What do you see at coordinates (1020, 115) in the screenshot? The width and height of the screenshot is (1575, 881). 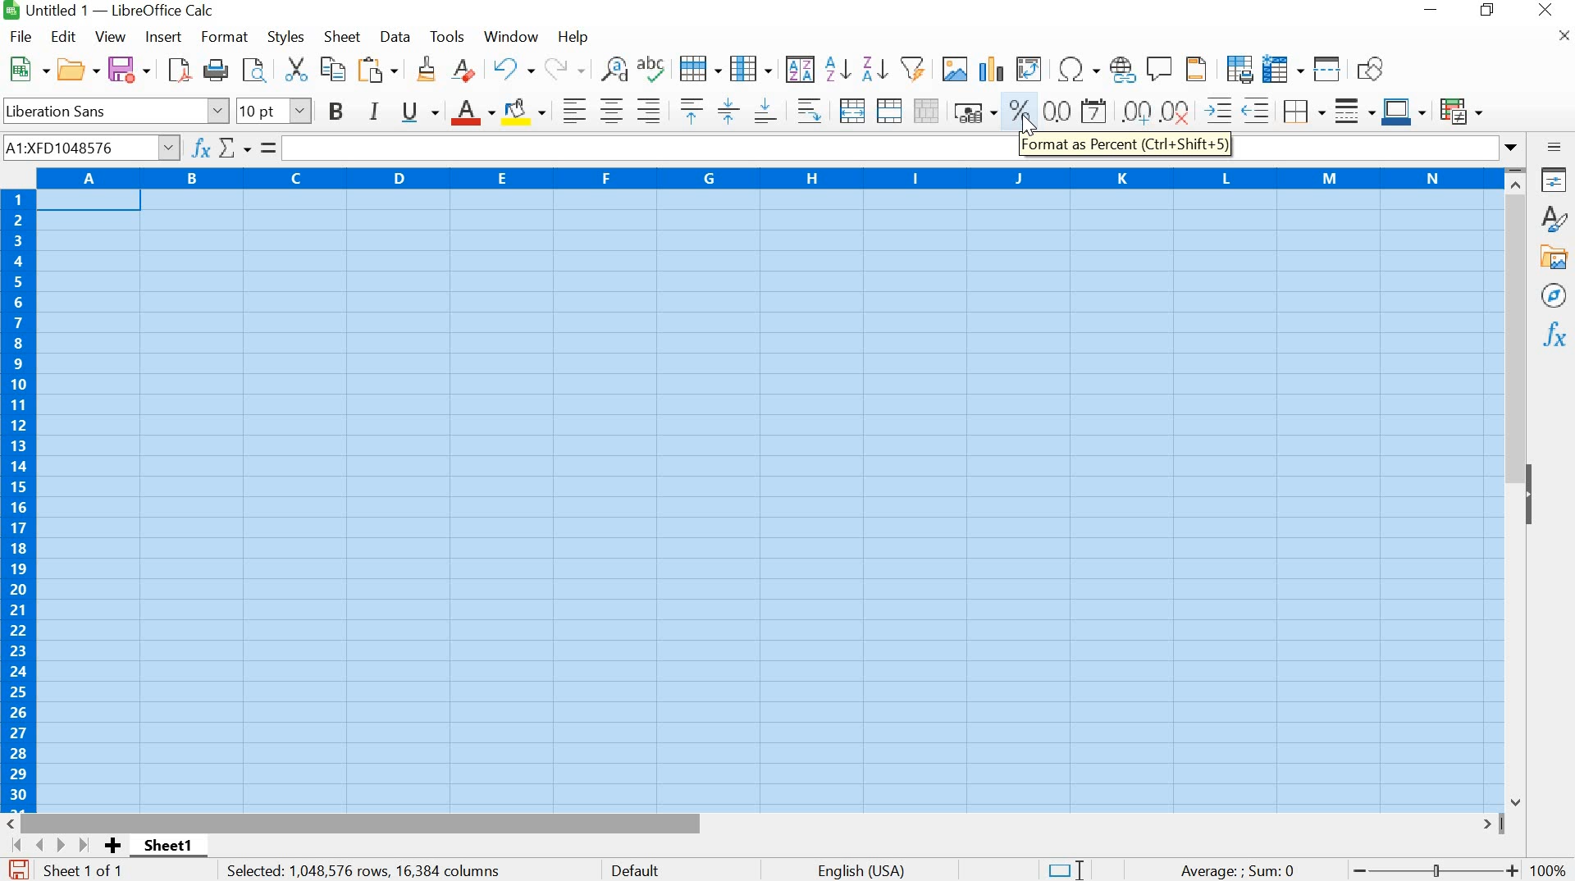 I see `FORMAT AS PERCENT` at bounding box center [1020, 115].